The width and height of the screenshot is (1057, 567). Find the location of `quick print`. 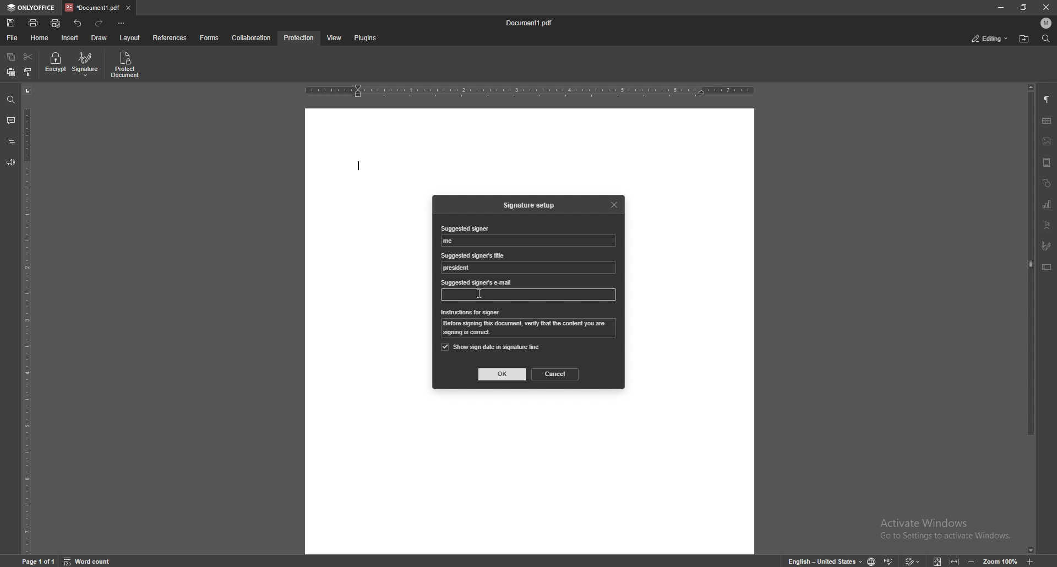

quick print is located at coordinates (56, 24).